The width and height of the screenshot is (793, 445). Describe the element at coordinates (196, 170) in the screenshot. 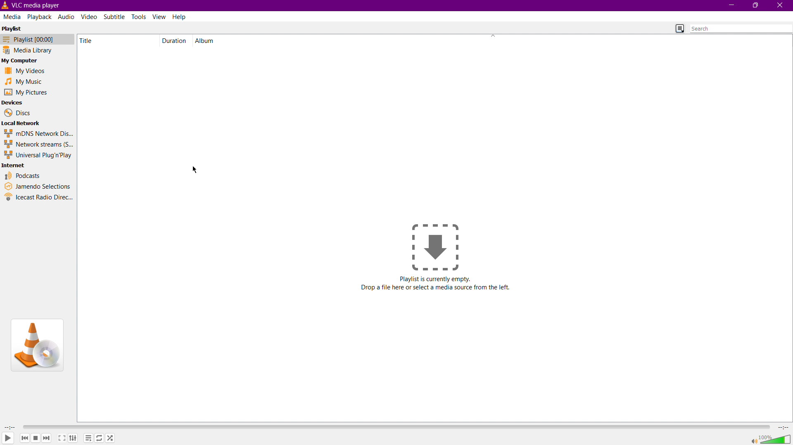

I see `Cursor Position` at that location.